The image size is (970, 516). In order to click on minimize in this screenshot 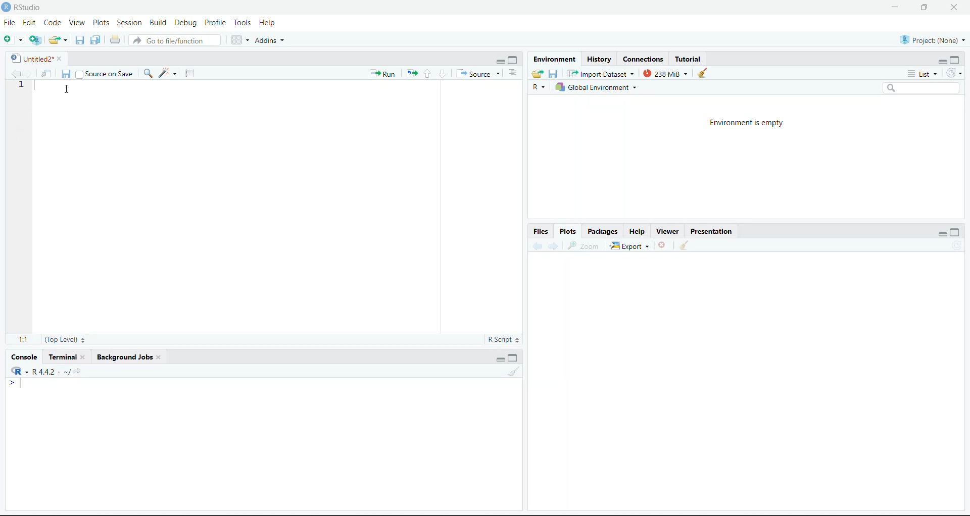, I will do `click(500, 359)`.